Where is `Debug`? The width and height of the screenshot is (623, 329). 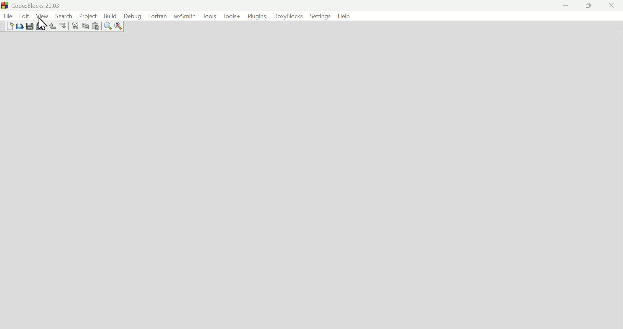 Debug is located at coordinates (132, 16).